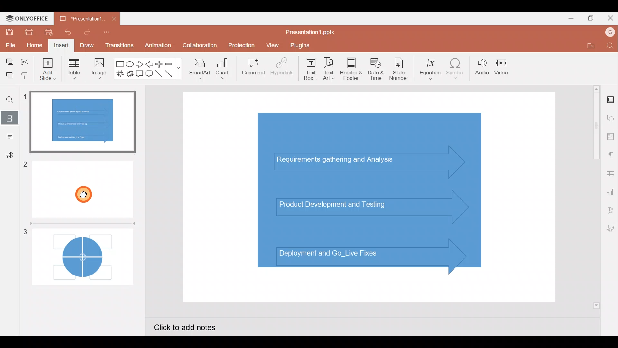  Describe the element at coordinates (608, 33) in the screenshot. I see `Account name` at that location.